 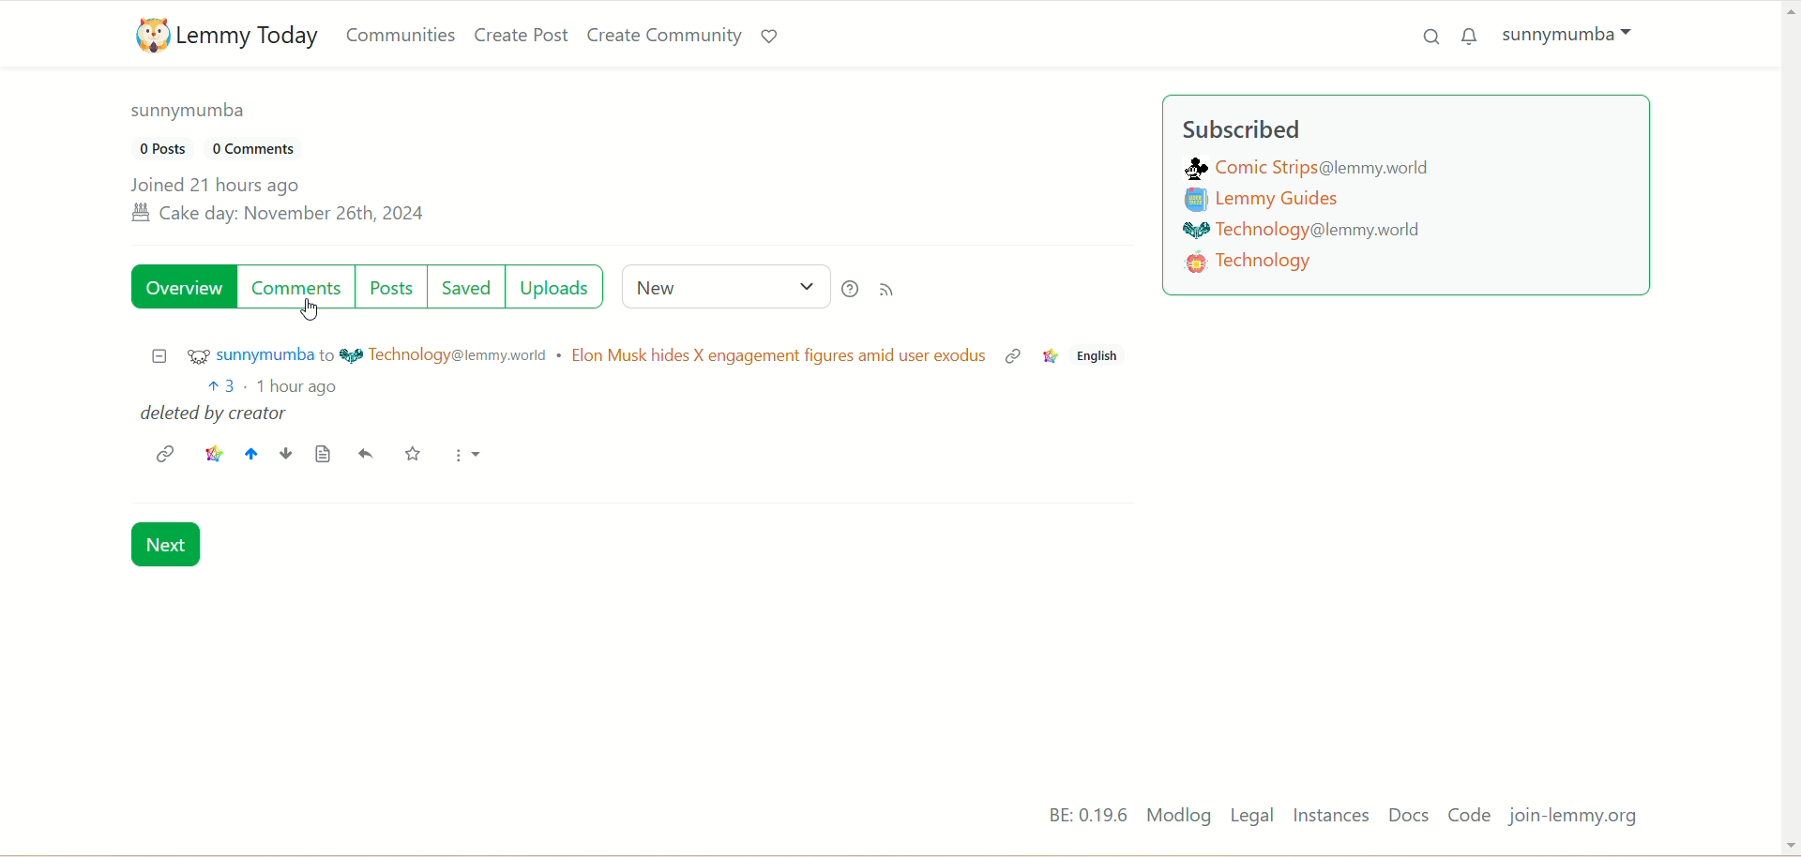 What do you see at coordinates (302, 387) in the screenshot?
I see `1 hour ago` at bounding box center [302, 387].